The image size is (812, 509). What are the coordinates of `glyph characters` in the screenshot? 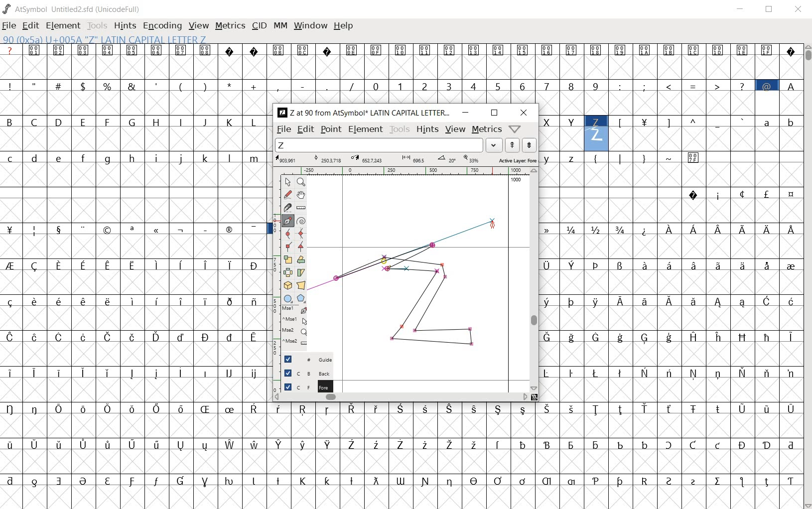 It's located at (671, 276).